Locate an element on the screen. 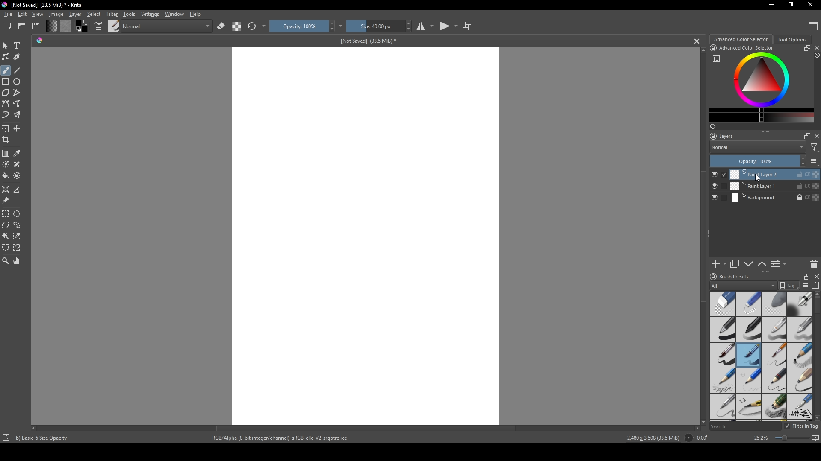 The image size is (821, 461). View is located at coordinates (38, 14).